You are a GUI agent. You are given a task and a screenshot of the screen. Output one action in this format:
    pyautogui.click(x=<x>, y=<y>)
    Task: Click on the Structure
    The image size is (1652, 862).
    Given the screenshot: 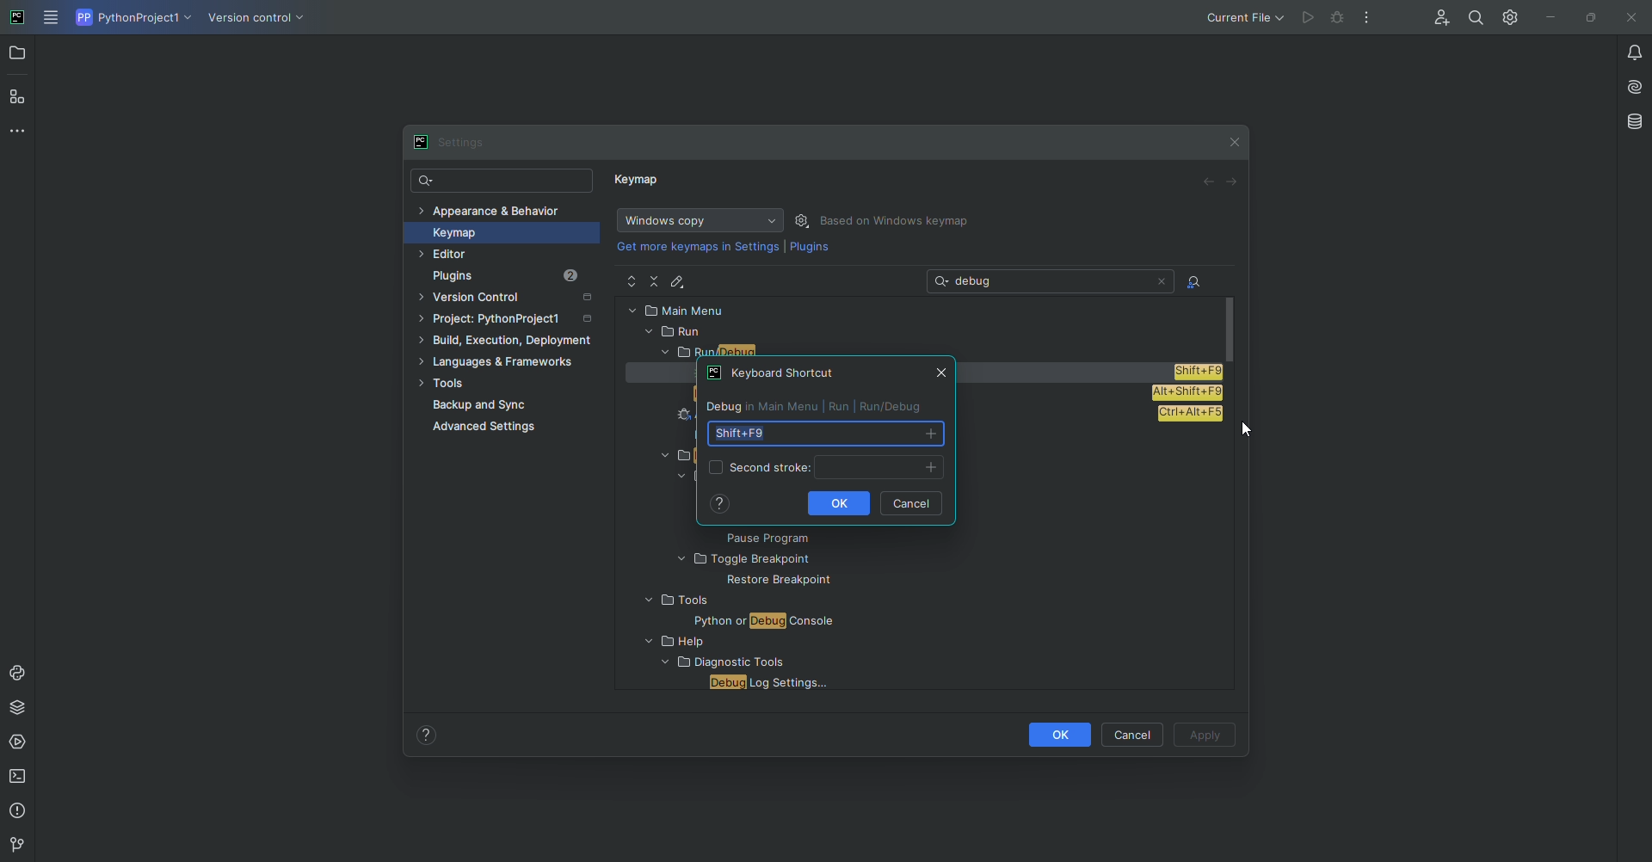 What is the action you would take?
    pyautogui.click(x=19, y=95)
    